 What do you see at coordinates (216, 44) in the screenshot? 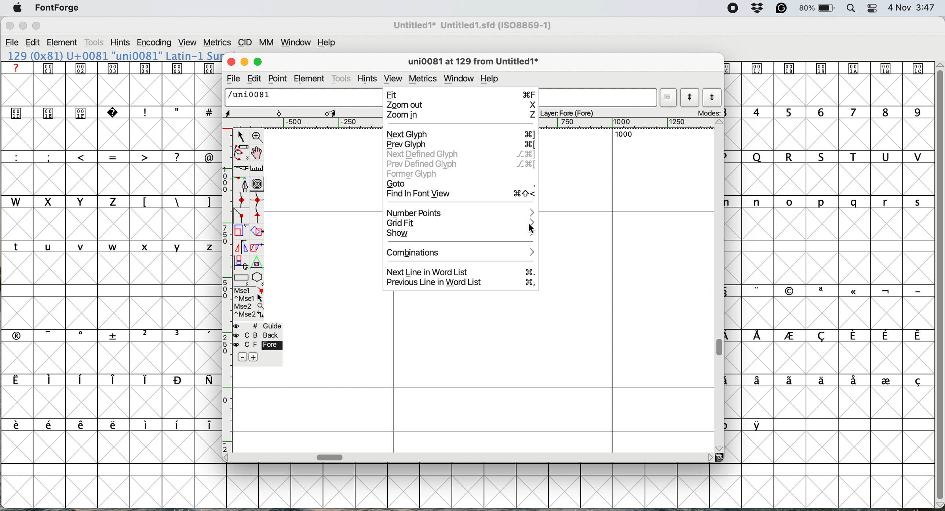
I see `Metrics` at bounding box center [216, 44].